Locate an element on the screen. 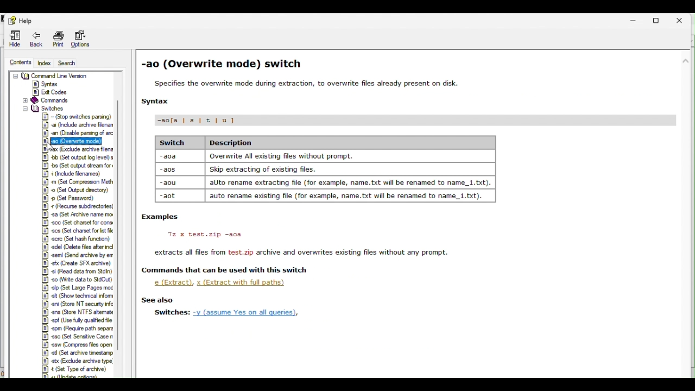  |&] m (Set Compression Meth is located at coordinates (77, 182).